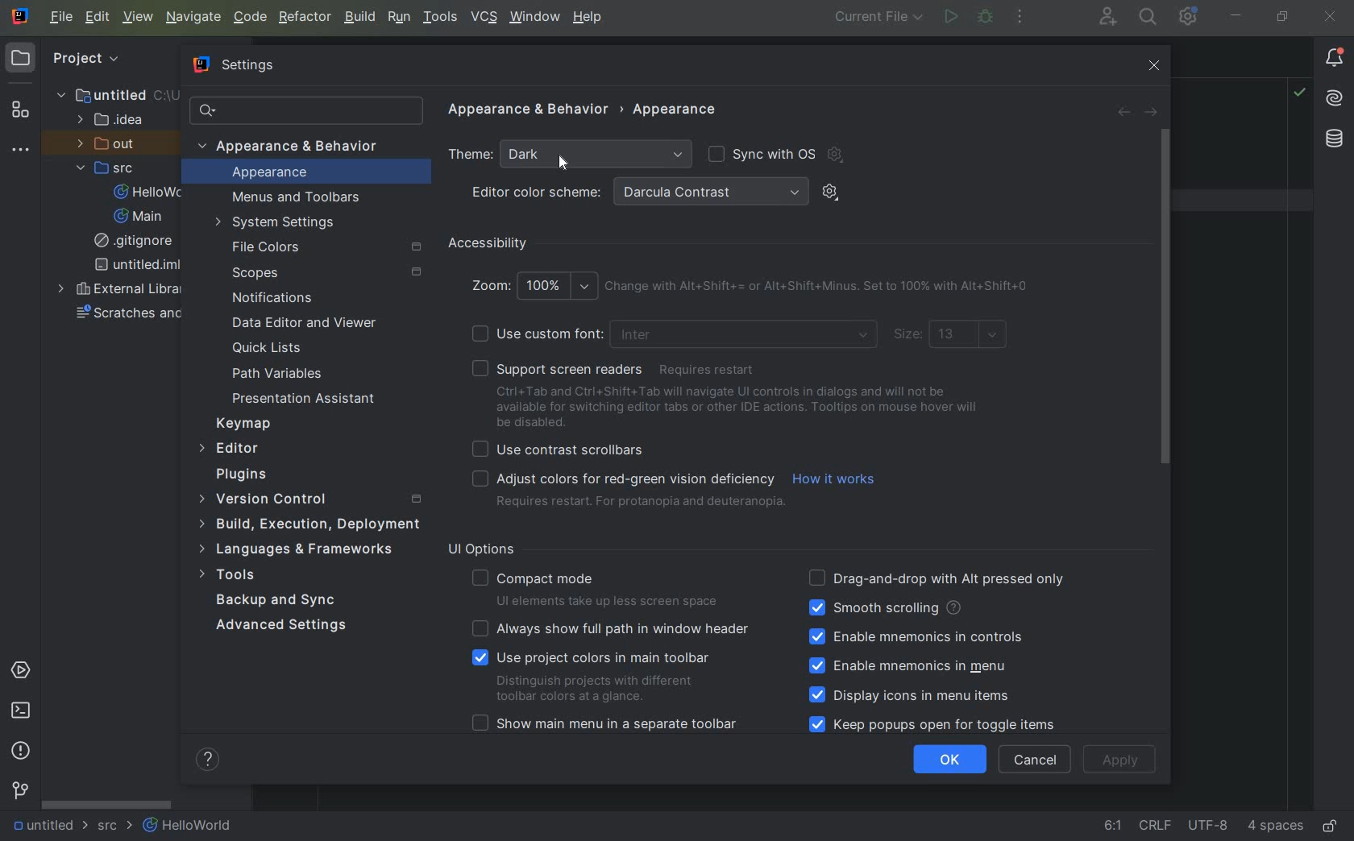 This screenshot has height=841, width=1354. Describe the element at coordinates (677, 110) in the screenshot. I see `APPEARANCE` at that location.